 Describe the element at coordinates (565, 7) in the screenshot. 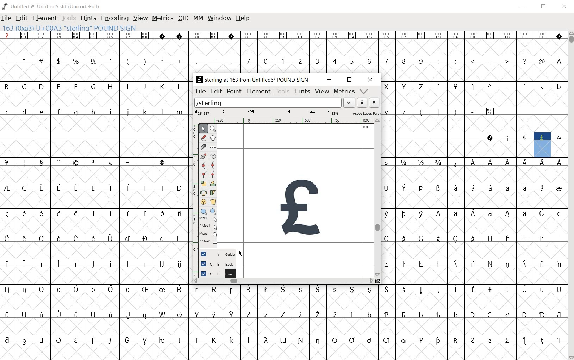

I see `close` at that location.